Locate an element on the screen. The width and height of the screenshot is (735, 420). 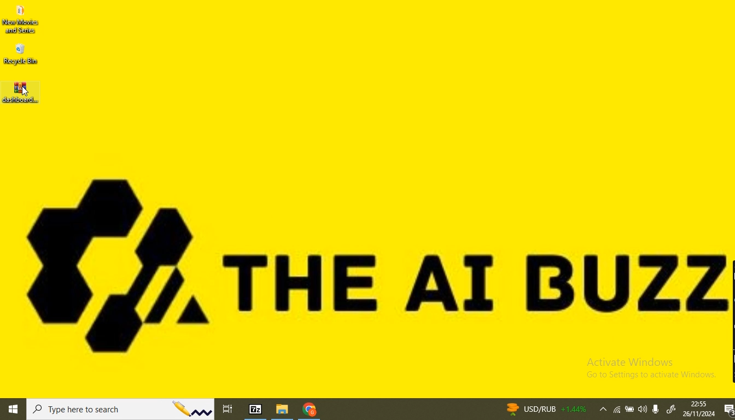
news currency rate is located at coordinates (545, 409).